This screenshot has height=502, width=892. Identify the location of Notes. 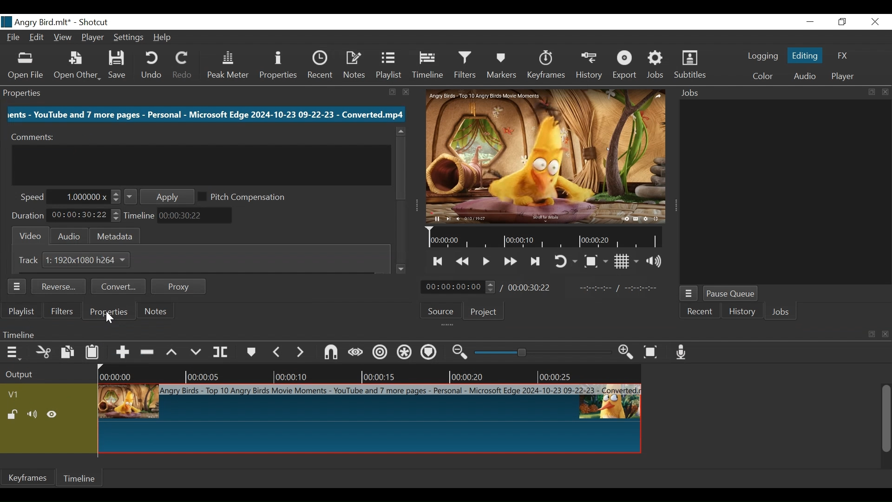
(157, 311).